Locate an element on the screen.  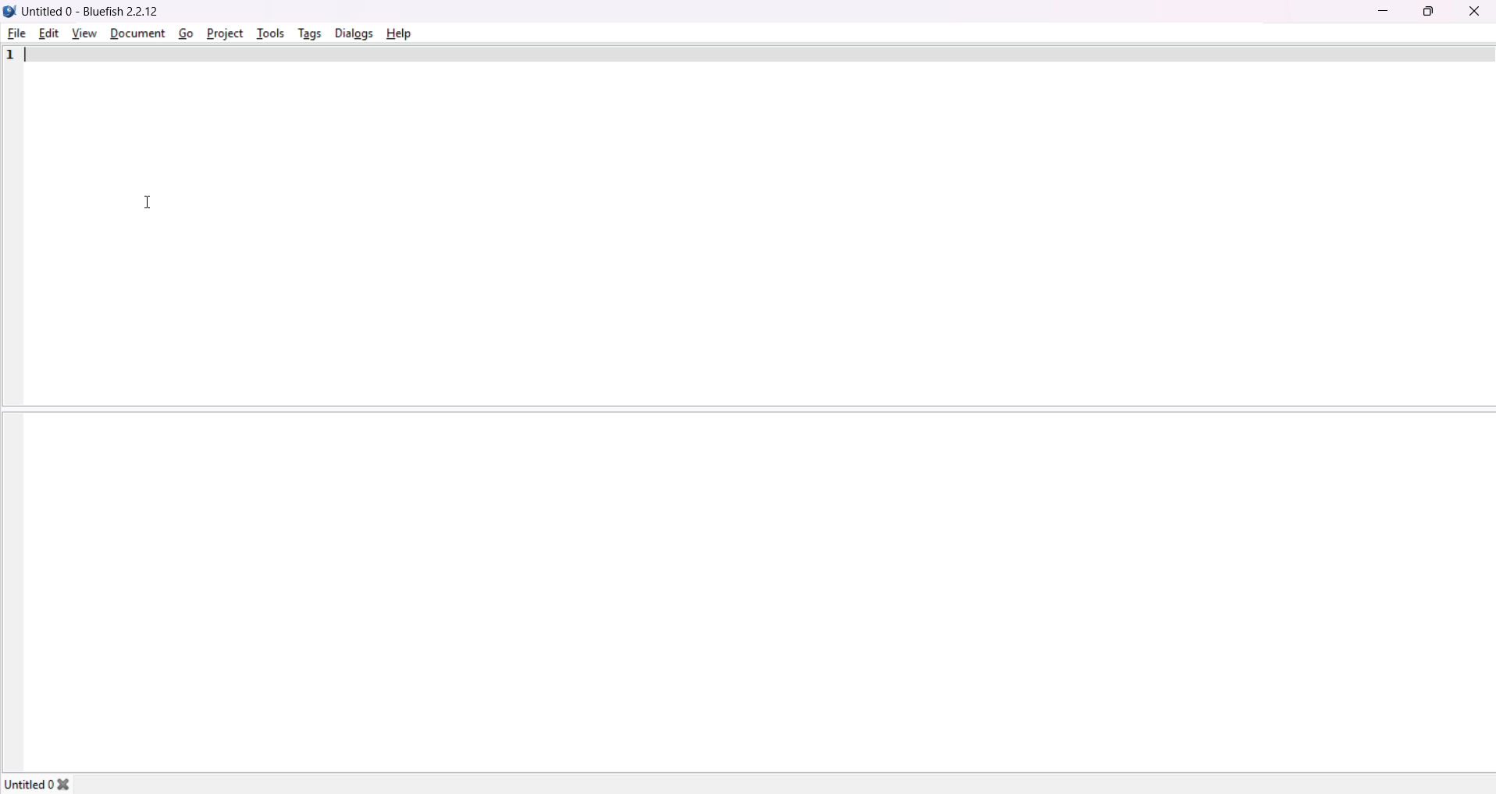
close is located at coordinates (1474, 10).